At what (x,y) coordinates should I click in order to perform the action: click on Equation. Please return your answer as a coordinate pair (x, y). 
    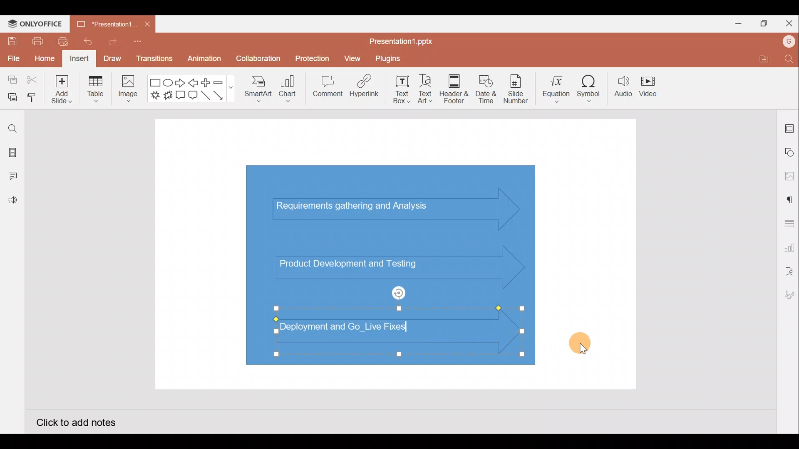
    Looking at the image, I should click on (557, 86).